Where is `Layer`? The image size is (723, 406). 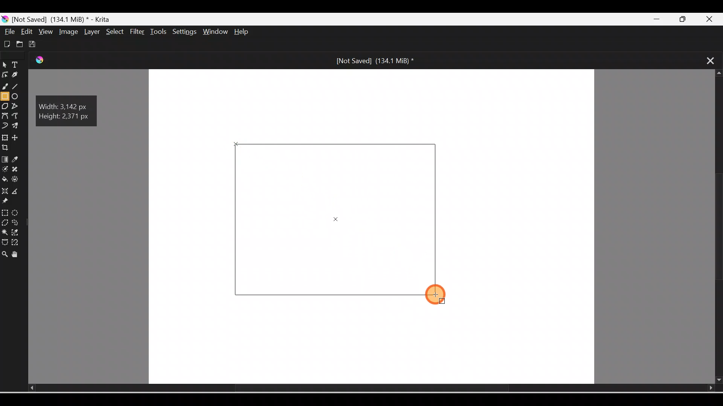 Layer is located at coordinates (90, 32).